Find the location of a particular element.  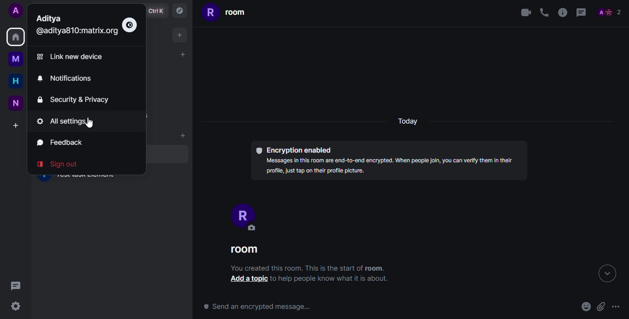

voice call is located at coordinates (544, 12).